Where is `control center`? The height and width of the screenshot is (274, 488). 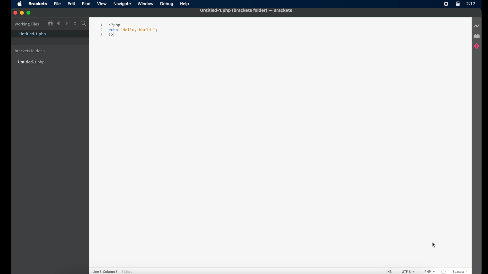 control center is located at coordinates (458, 4).